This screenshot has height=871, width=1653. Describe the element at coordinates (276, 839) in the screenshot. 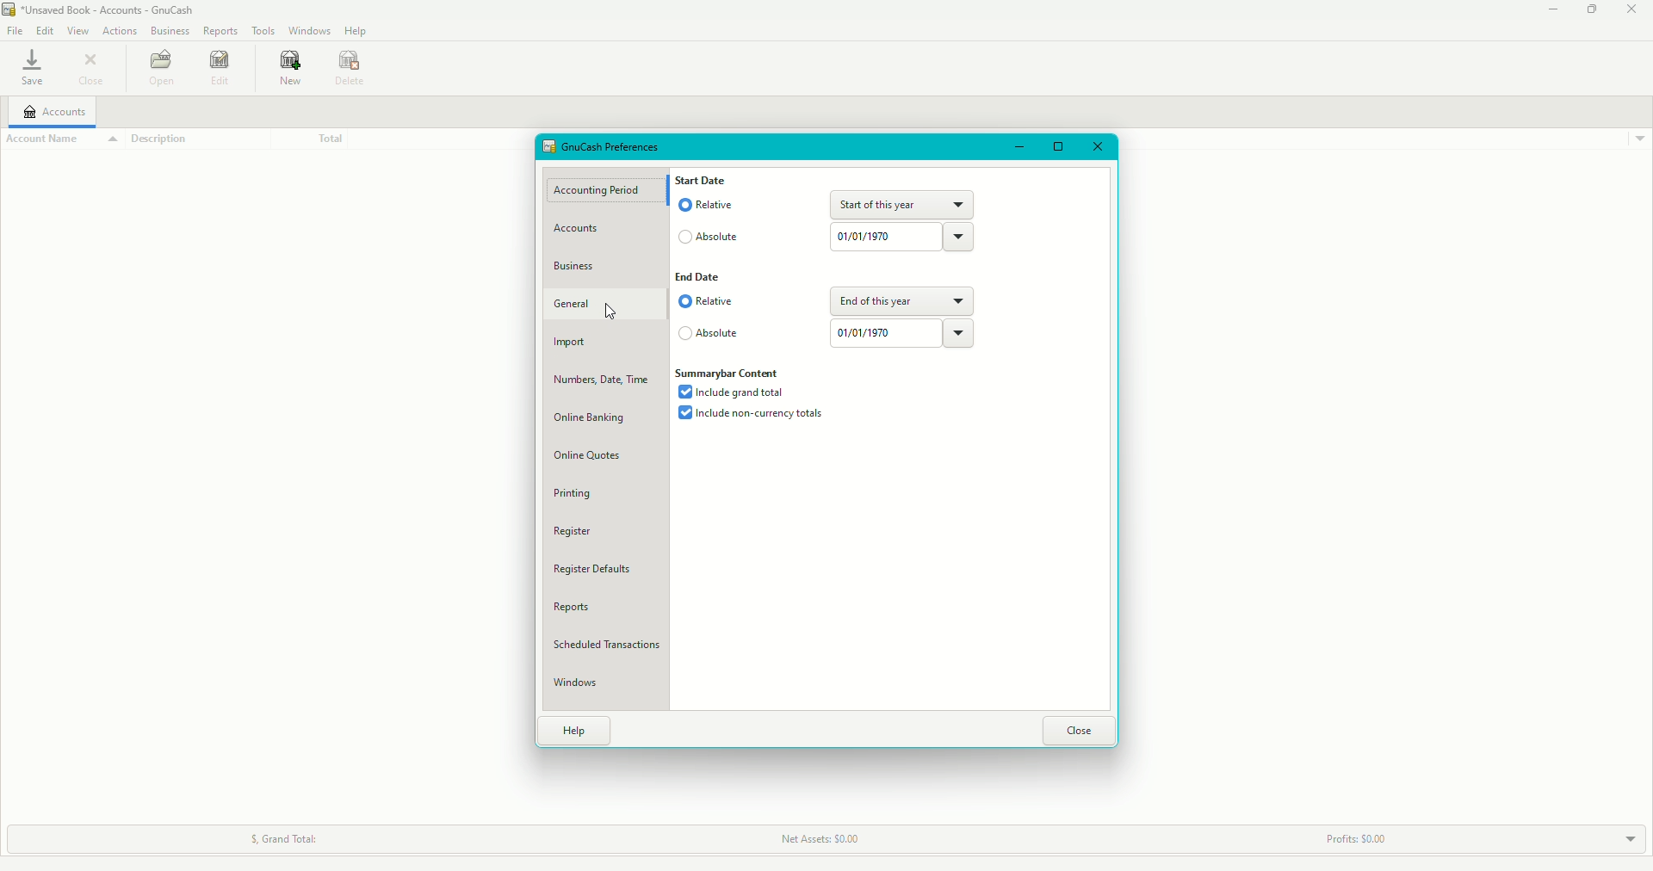

I see `Grand Total` at that location.